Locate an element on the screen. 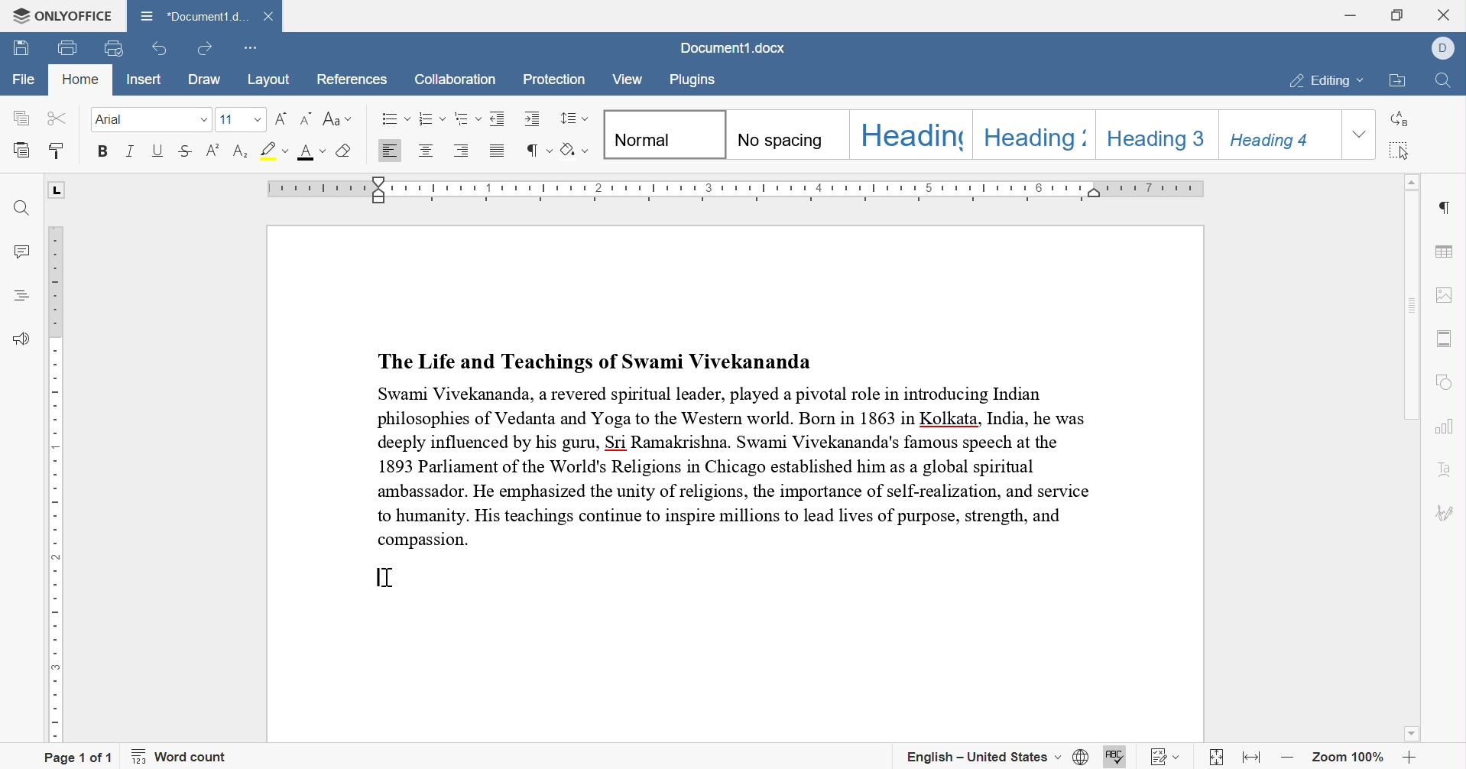 This screenshot has height=769, width=1466. collaboration is located at coordinates (454, 80).